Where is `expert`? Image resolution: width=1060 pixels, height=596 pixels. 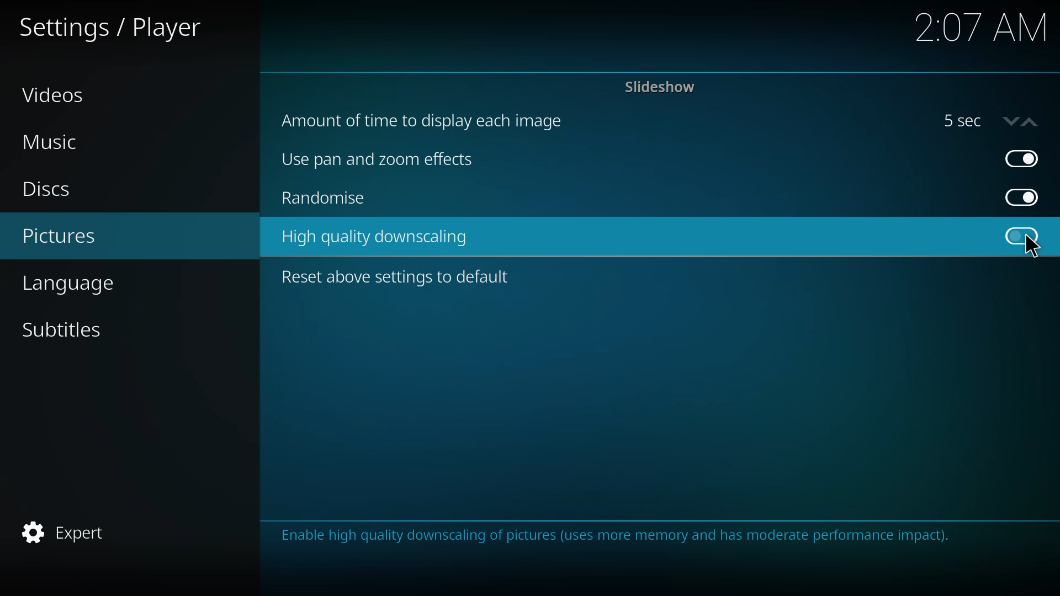
expert is located at coordinates (68, 532).